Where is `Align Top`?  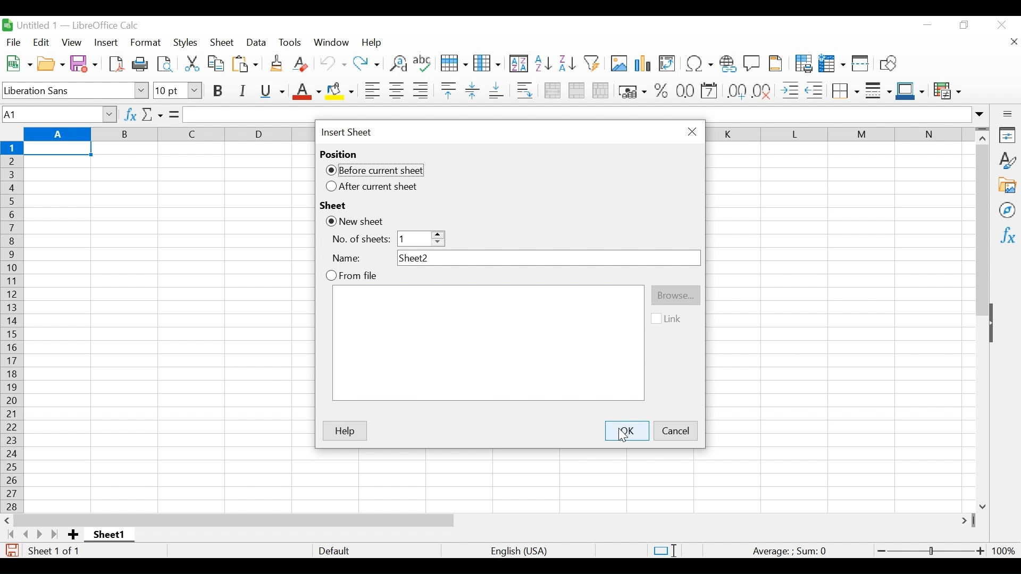
Align Top is located at coordinates (448, 90).